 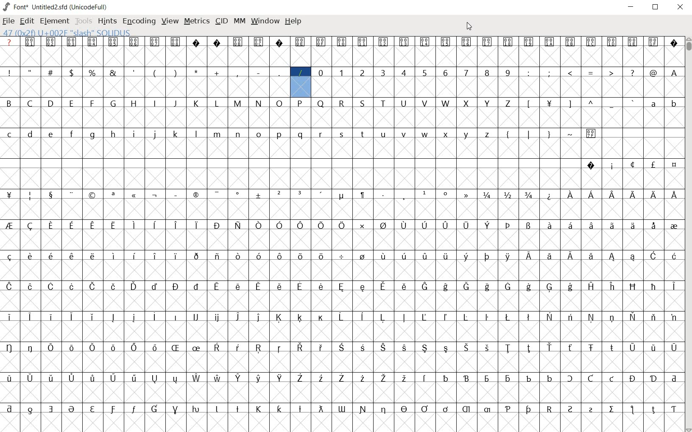 What do you see at coordinates (571, 256) in the screenshot?
I see `glyph` at bounding box center [571, 256].